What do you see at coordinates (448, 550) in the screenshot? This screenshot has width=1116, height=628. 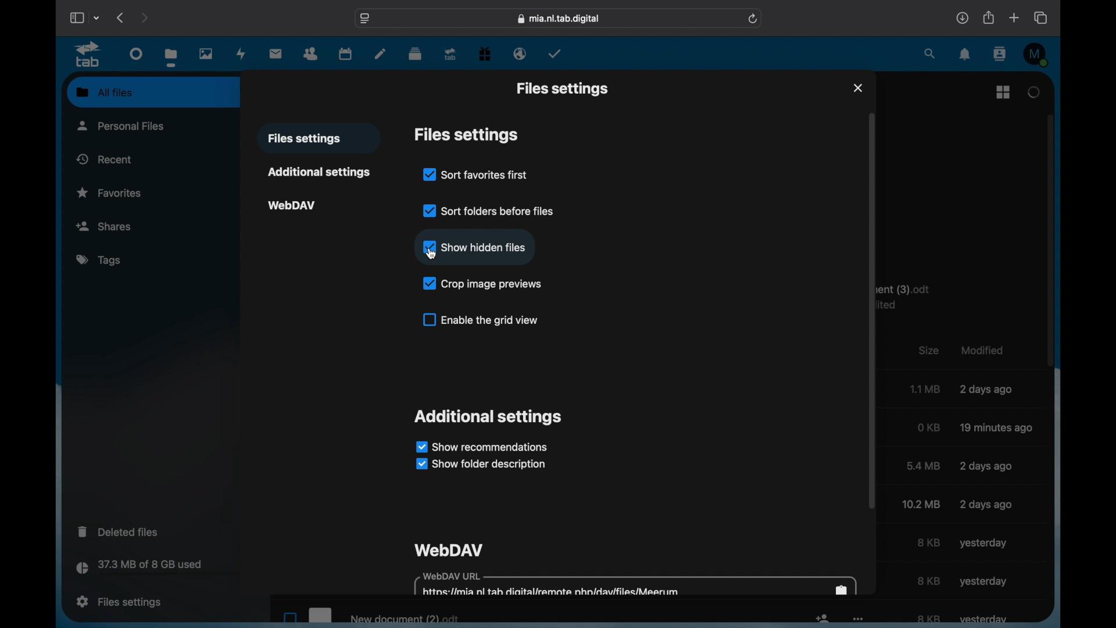 I see `webdav` at bounding box center [448, 550].